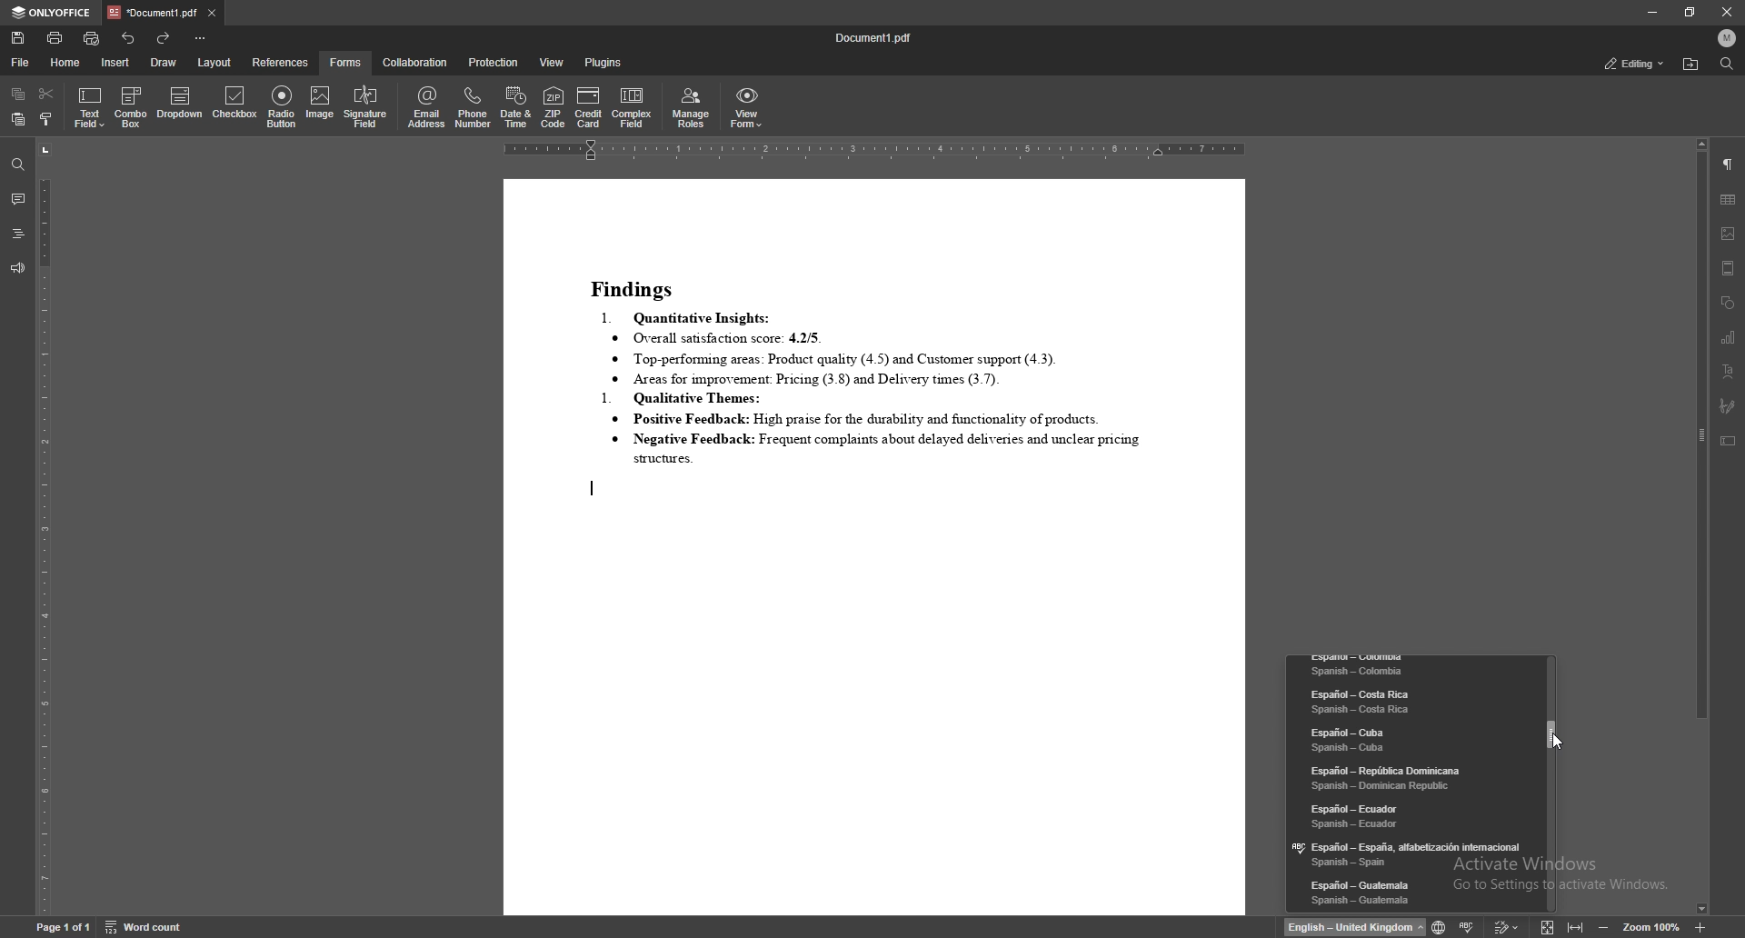 The height and width of the screenshot is (938, 1745). What do you see at coordinates (873, 547) in the screenshot?
I see `document` at bounding box center [873, 547].